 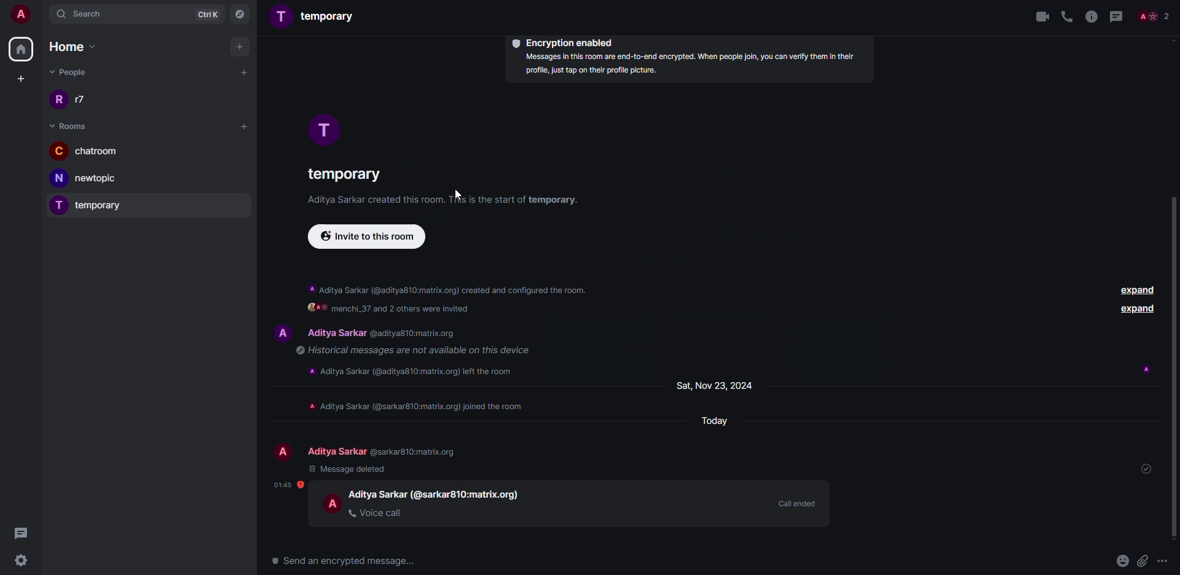 I want to click on cursor, so click(x=459, y=198).